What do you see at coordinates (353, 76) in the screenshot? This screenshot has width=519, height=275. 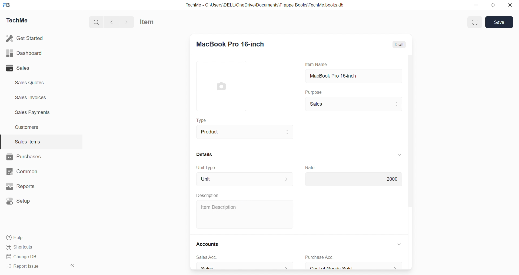 I see `MacBook Pro 16-inch` at bounding box center [353, 76].